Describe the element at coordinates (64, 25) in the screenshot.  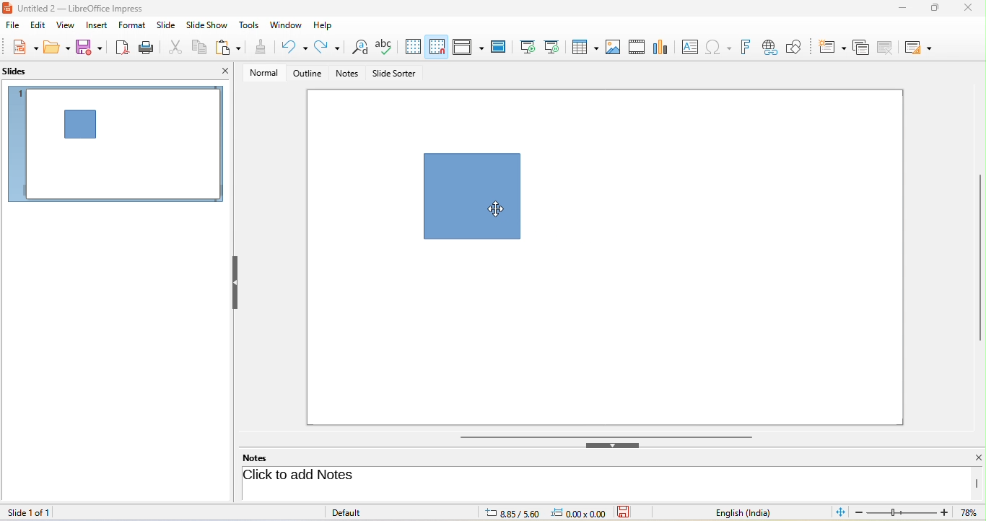
I see `view` at that location.